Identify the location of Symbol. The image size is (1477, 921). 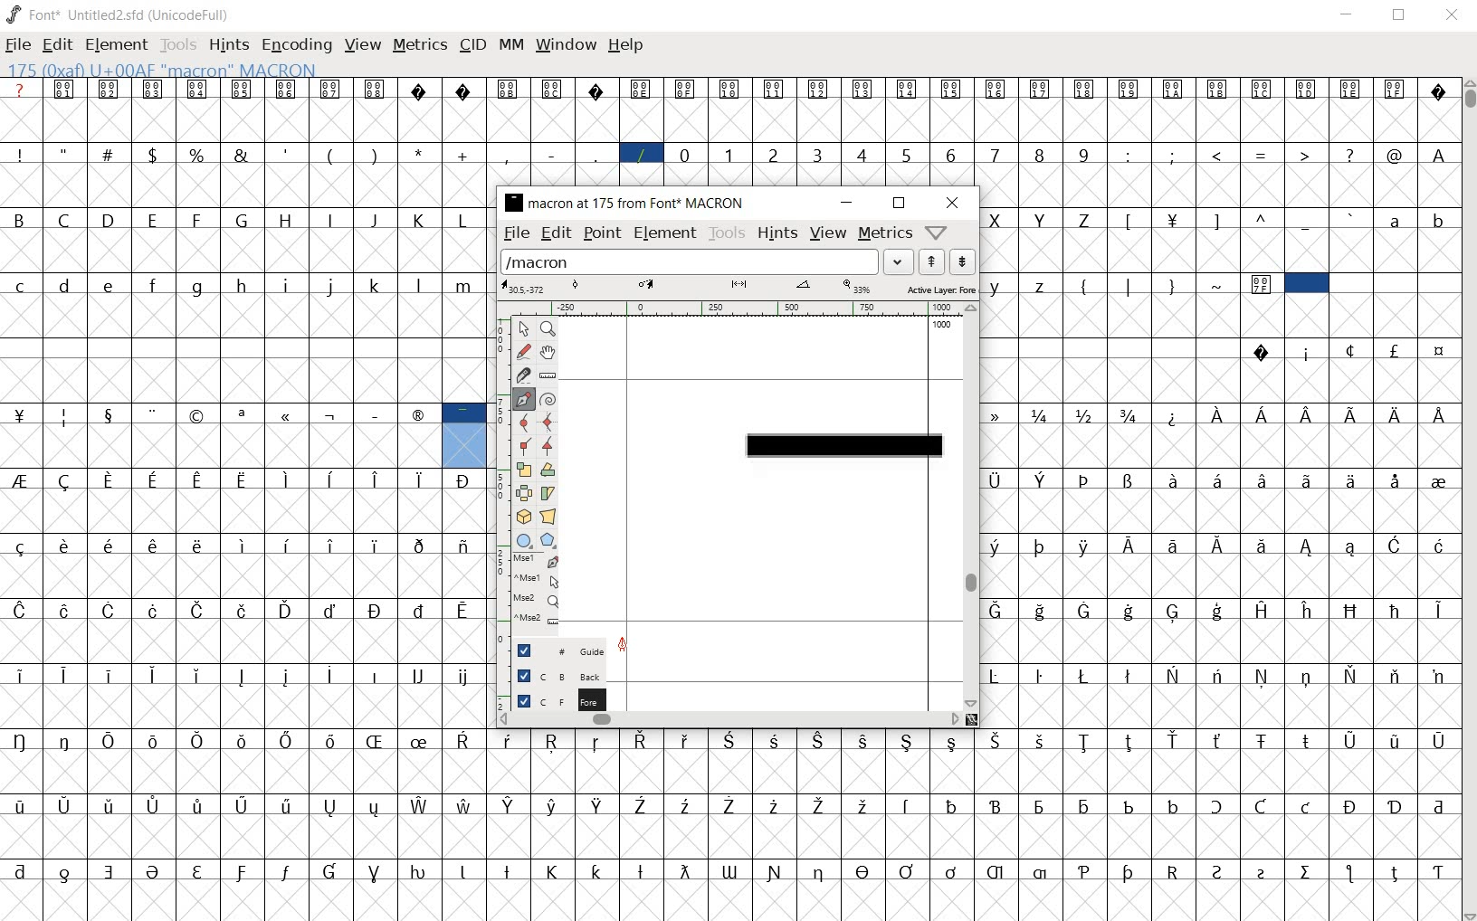
(1353, 676).